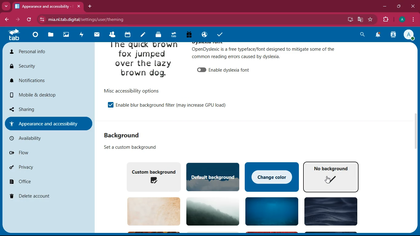 Image resolution: width=420 pixels, height=236 pixels. What do you see at coordinates (400, 6) in the screenshot?
I see `maximize` at bounding box center [400, 6].